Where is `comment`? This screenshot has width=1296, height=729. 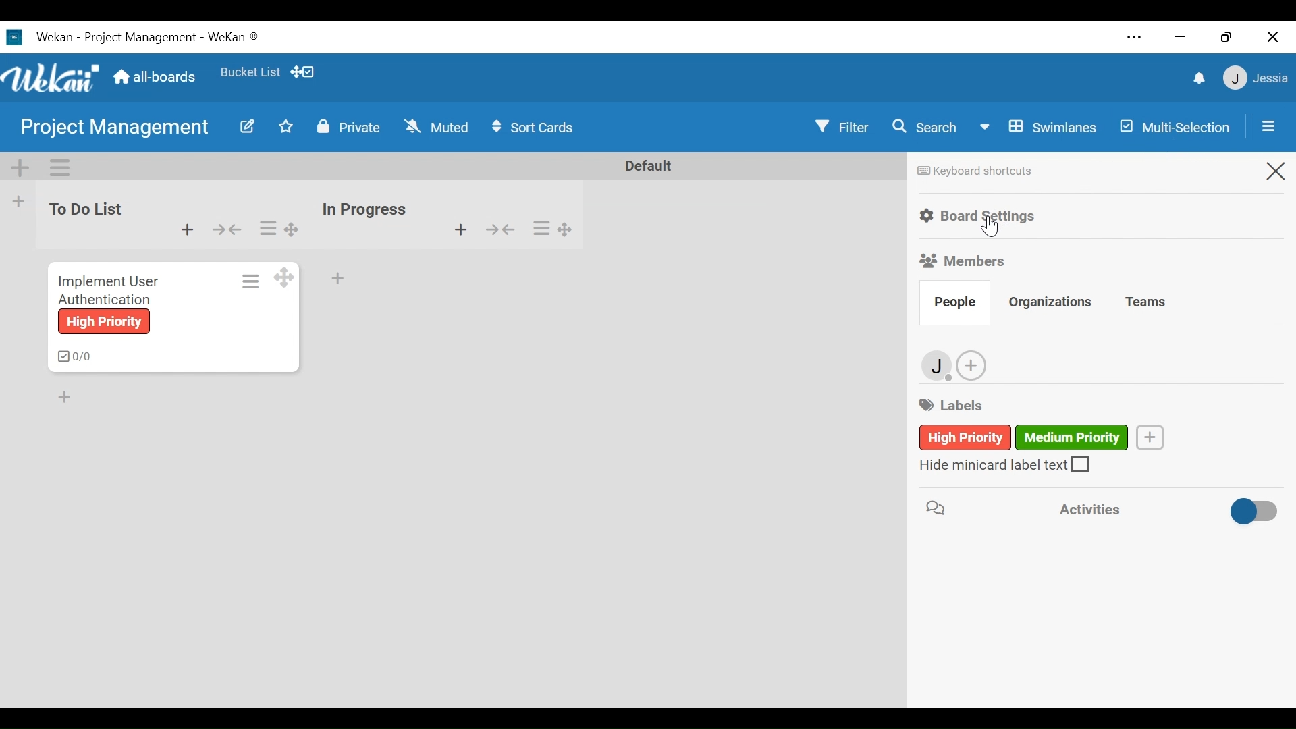
comment is located at coordinates (934, 507).